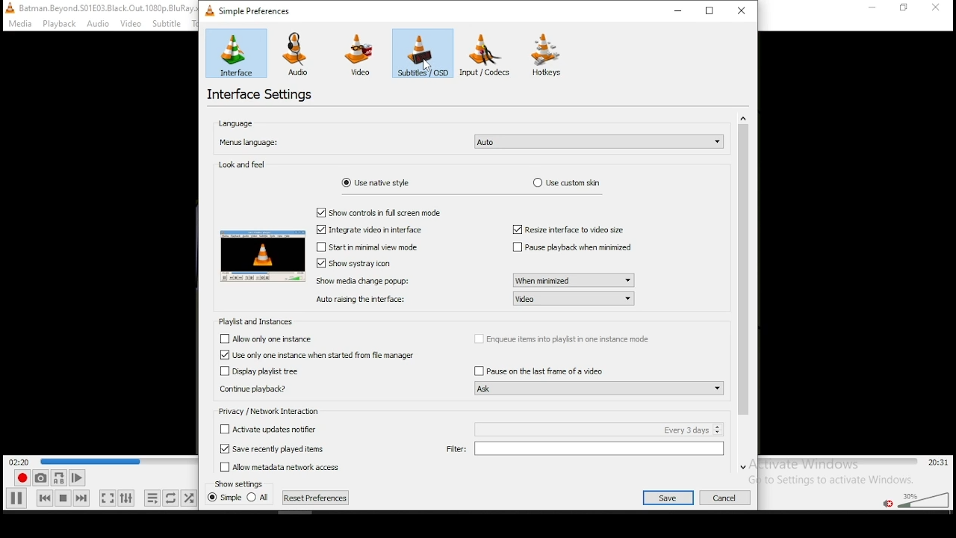  I want to click on language, so click(240, 123).